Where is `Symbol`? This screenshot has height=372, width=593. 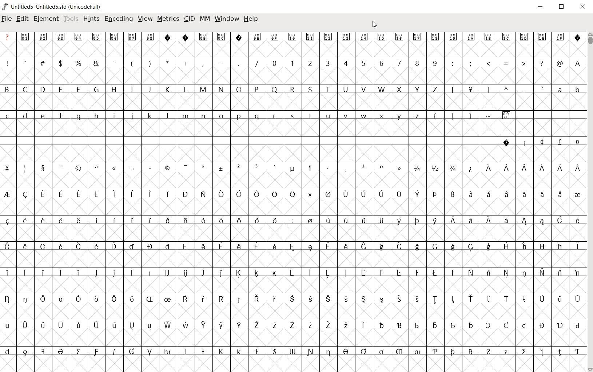
Symbol is located at coordinates (203, 168).